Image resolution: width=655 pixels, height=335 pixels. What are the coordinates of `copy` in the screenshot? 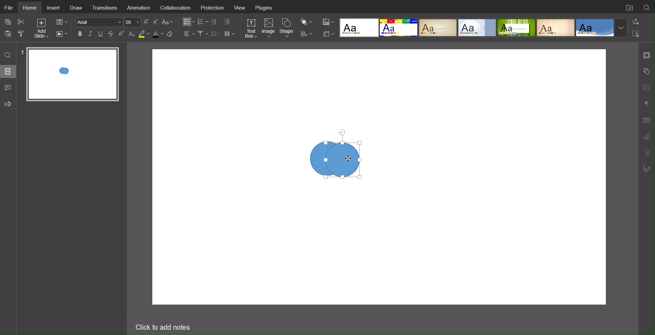 It's located at (9, 23).